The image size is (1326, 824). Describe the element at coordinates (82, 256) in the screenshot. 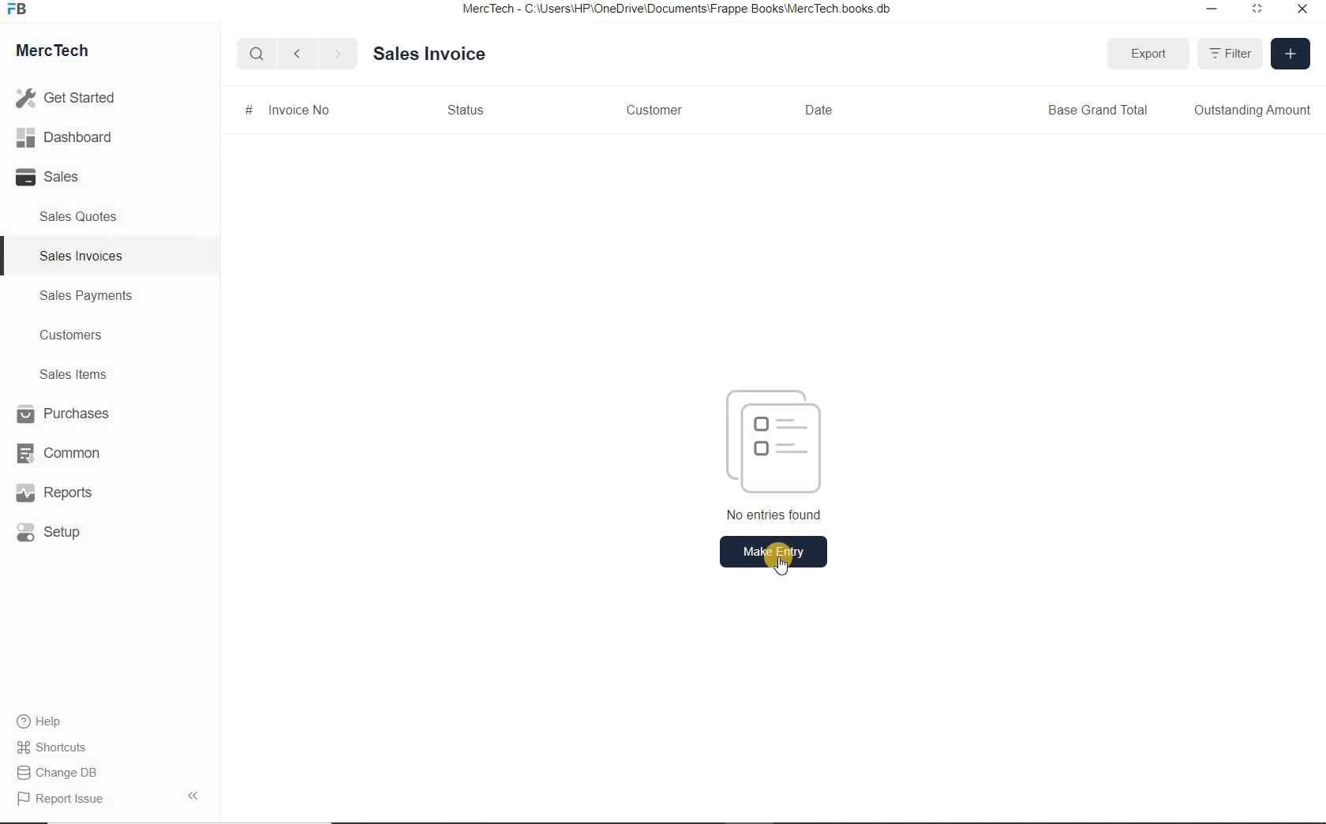

I see `Sales Invoices` at that location.